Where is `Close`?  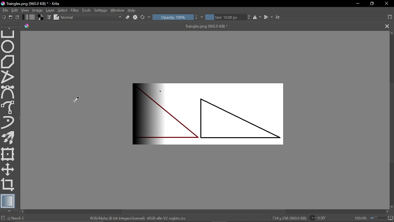 Close is located at coordinates (386, 4).